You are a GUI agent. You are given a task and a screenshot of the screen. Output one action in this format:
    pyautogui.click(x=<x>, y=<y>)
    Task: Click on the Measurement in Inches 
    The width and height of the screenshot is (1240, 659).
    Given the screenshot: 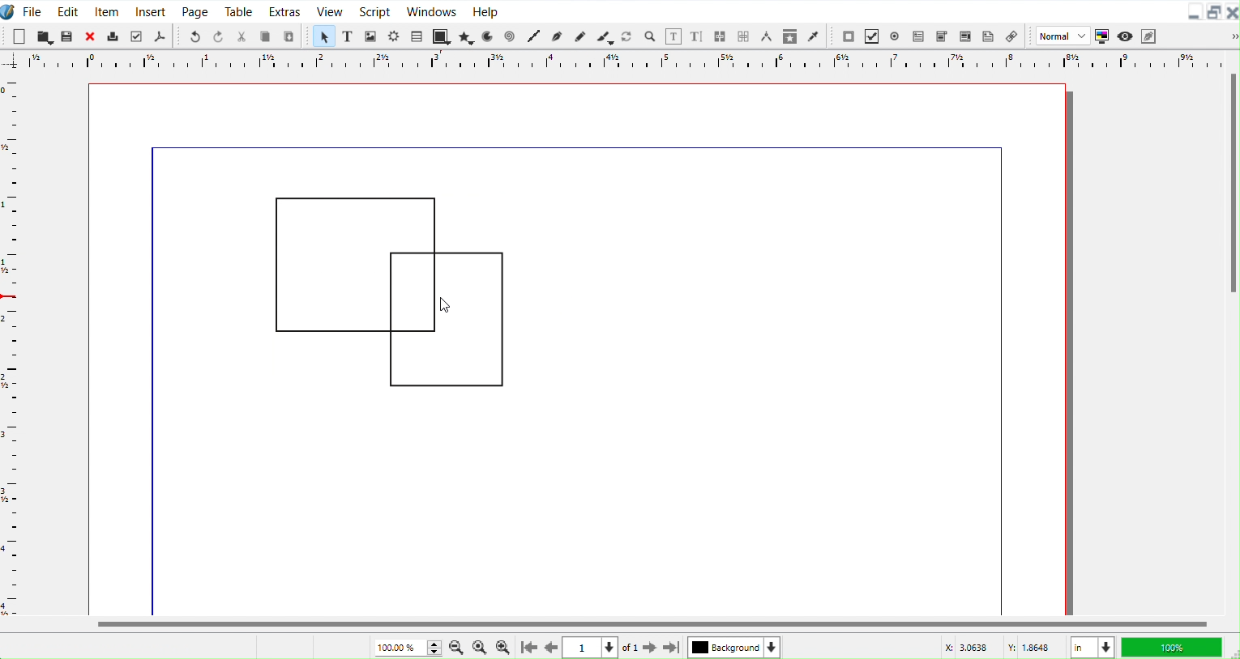 What is the action you would take?
    pyautogui.click(x=1092, y=647)
    